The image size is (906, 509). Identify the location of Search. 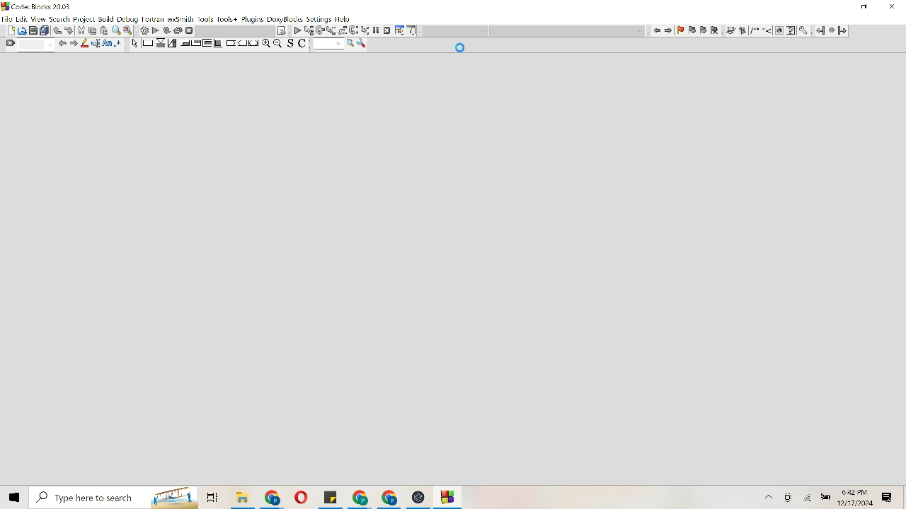
(334, 45).